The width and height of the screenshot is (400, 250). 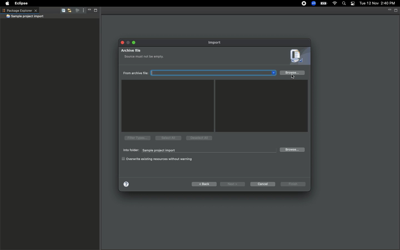 What do you see at coordinates (377, 3) in the screenshot?
I see `Tue 12 Nov 2:40 PM` at bounding box center [377, 3].